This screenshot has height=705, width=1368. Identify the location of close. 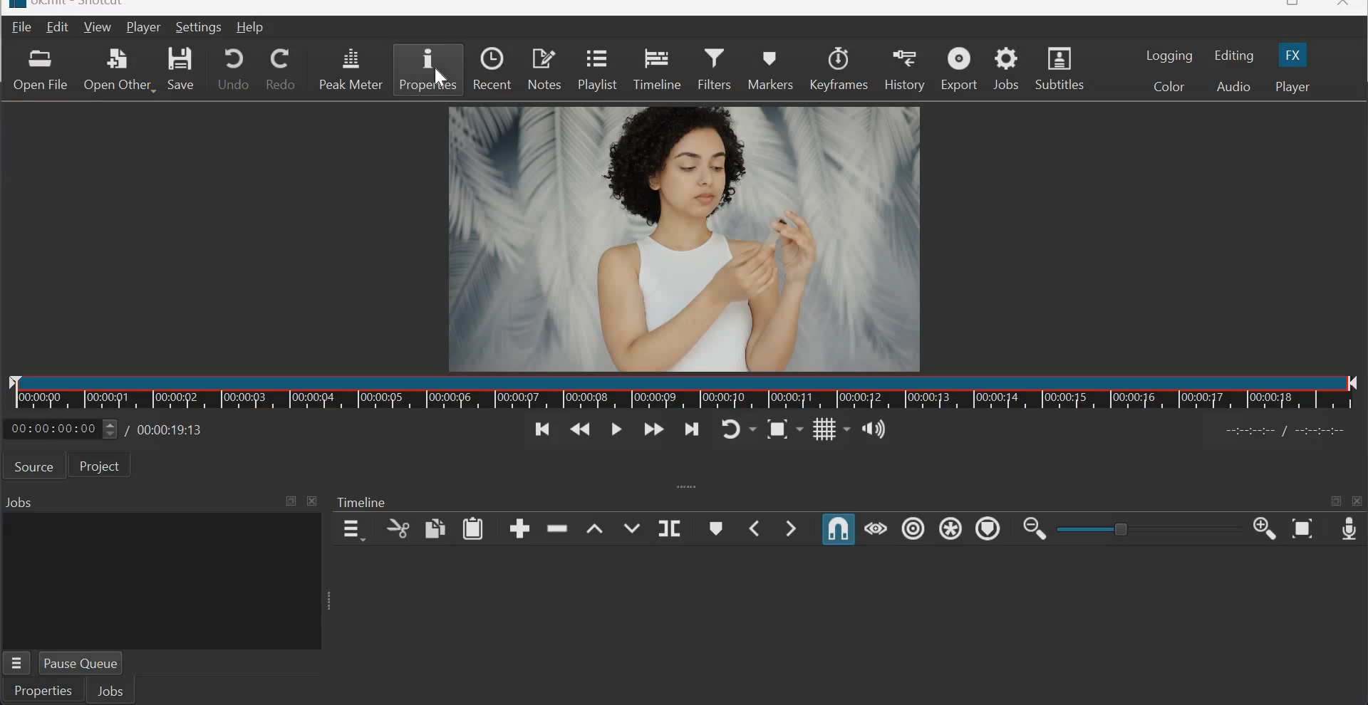
(314, 501).